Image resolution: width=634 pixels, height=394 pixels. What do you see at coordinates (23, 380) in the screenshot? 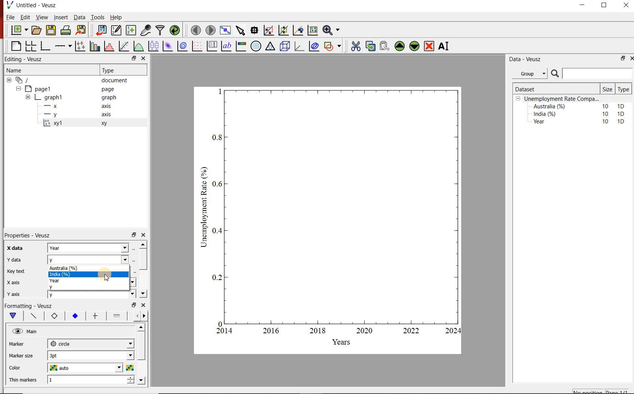
I see `Thin markers` at bounding box center [23, 380].